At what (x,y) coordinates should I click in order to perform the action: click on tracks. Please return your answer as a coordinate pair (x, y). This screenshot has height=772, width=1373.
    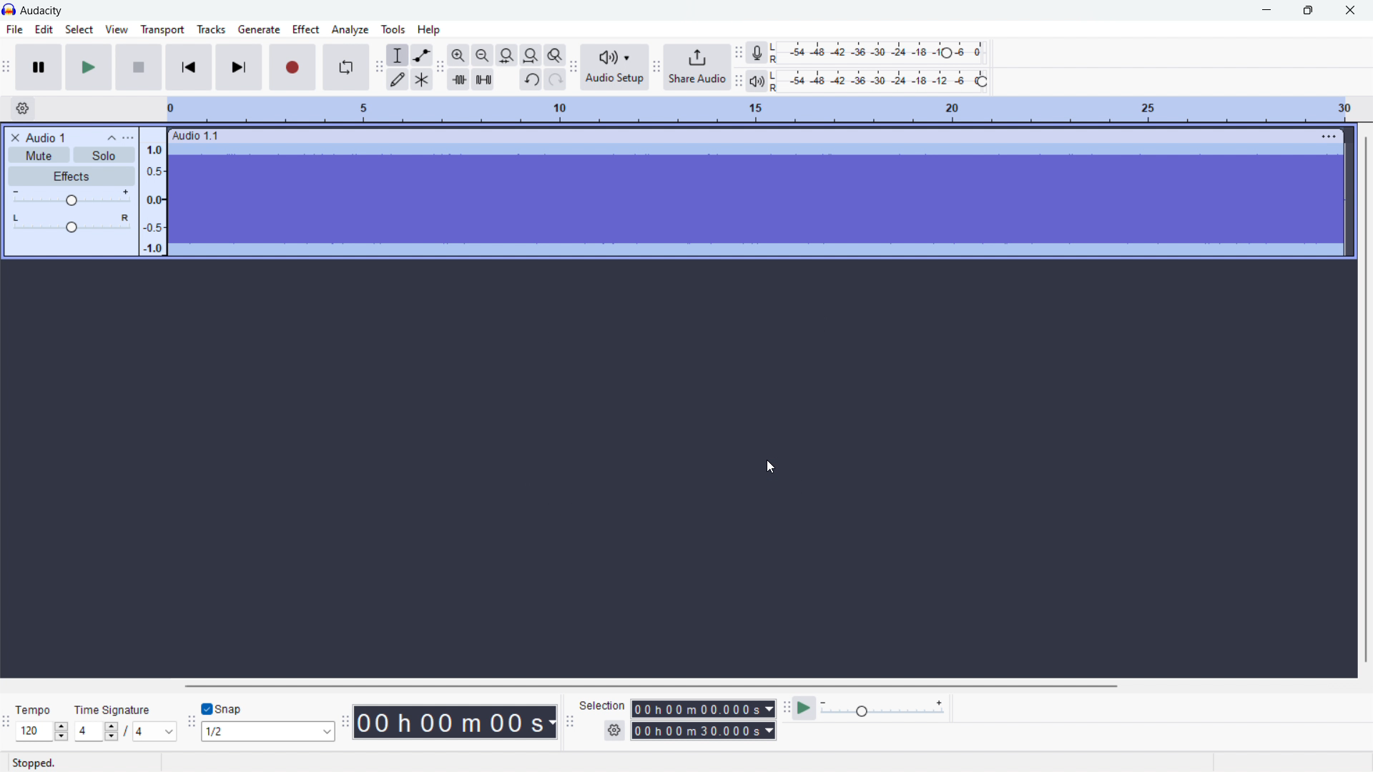
    Looking at the image, I should click on (211, 29).